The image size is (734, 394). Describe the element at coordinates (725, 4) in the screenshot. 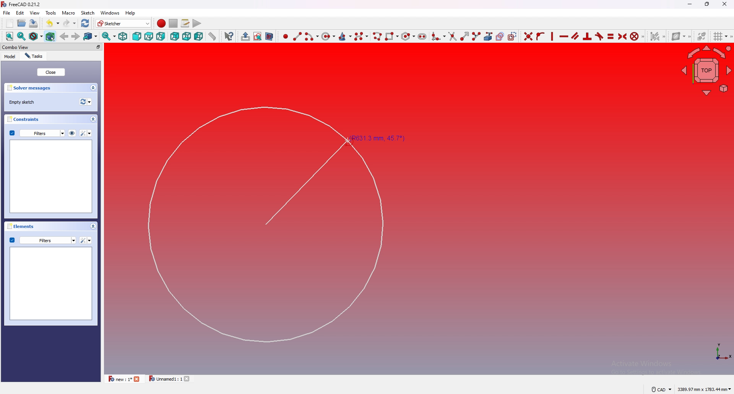

I see `close` at that location.